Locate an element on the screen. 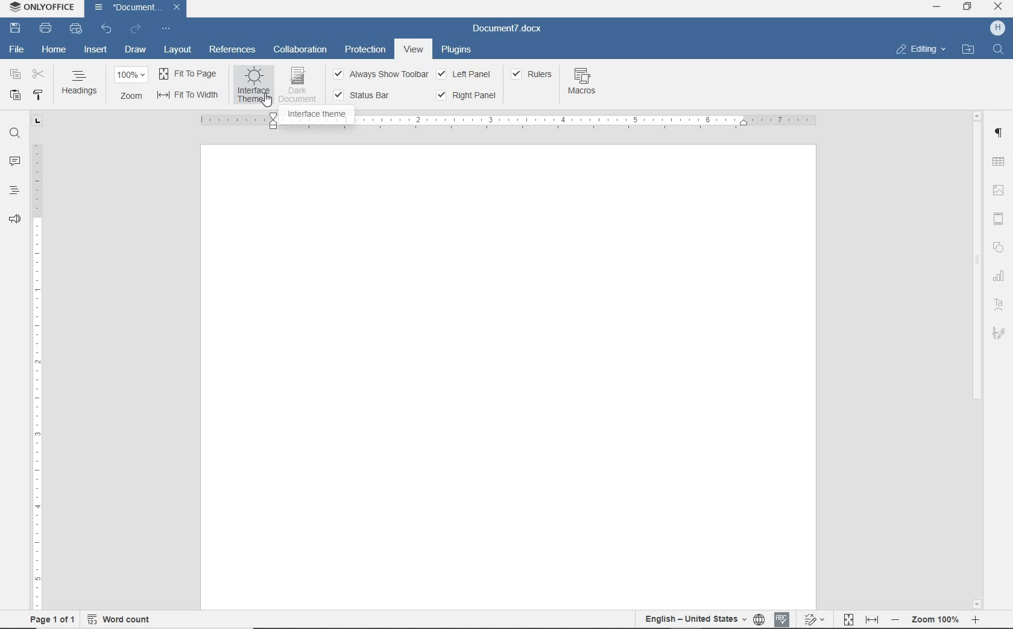  HEADINGS is located at coordinates (80, 84).